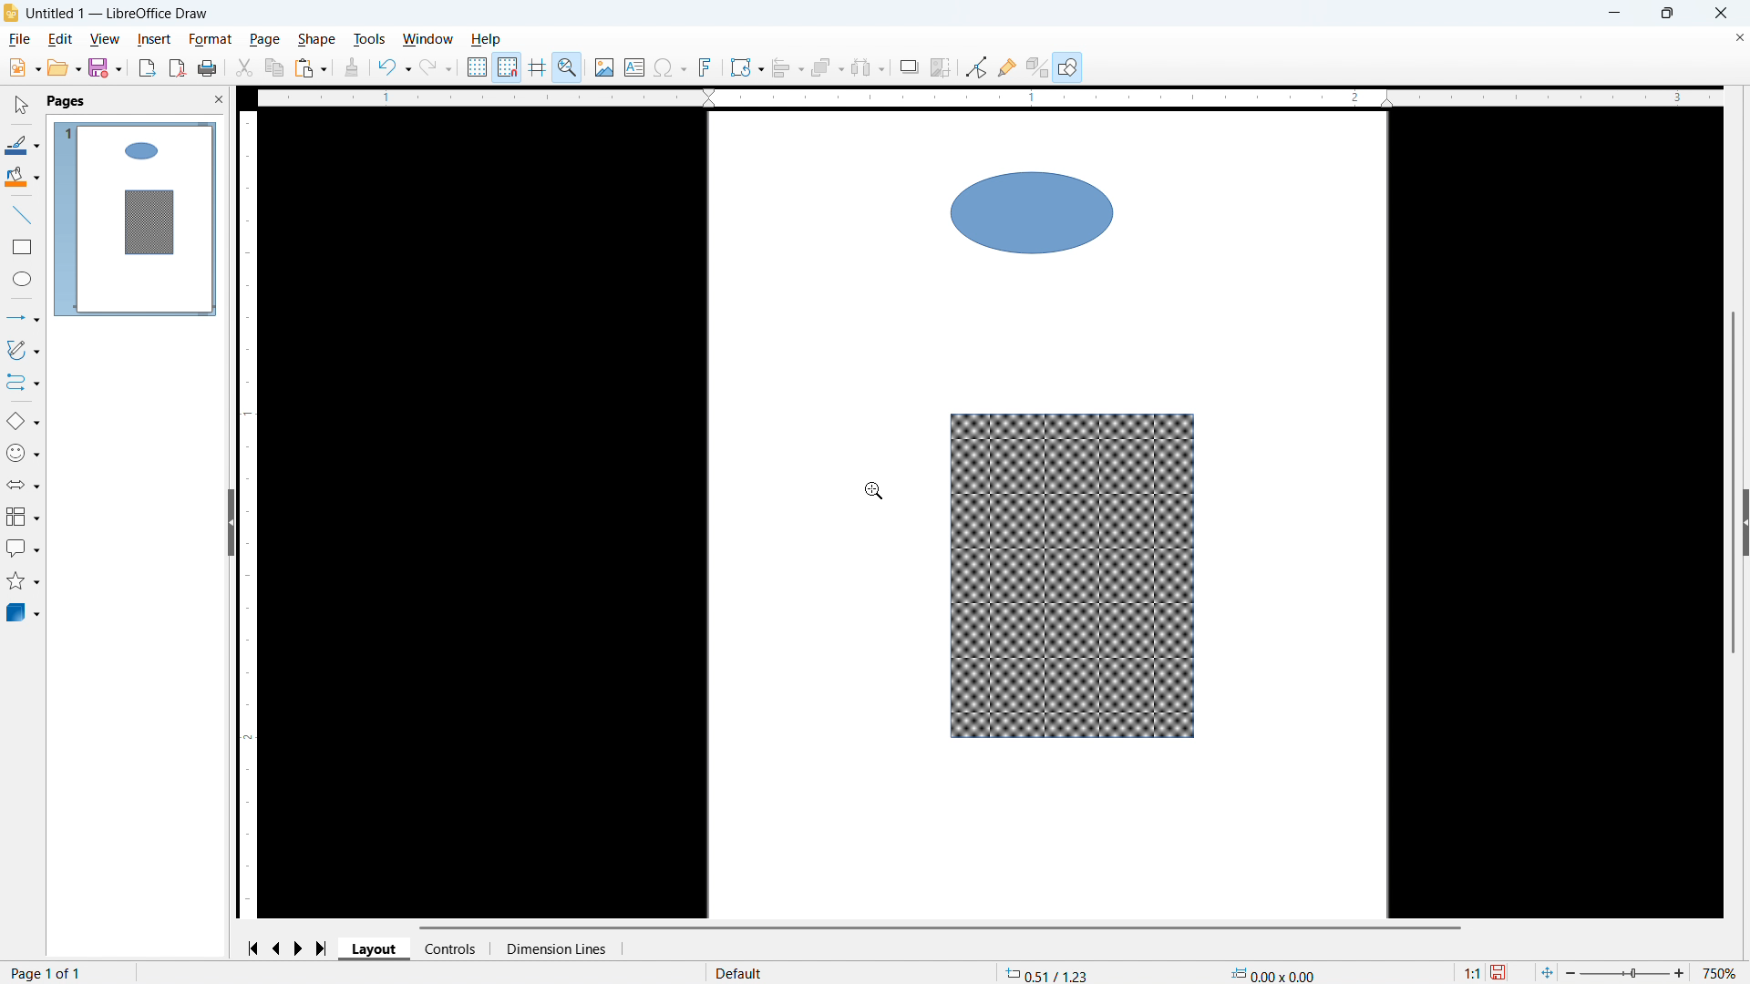  I want to click on Page display , so click(136, 219).